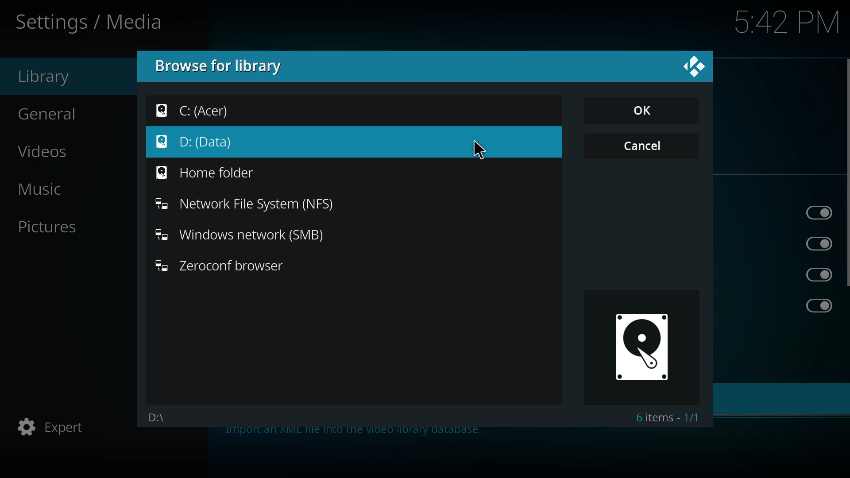 This screenshot has width=850, height=478. What do you see at coordinates (819, 305) in the screenshot?
I see `enabled` at bounding box center [819, 305].